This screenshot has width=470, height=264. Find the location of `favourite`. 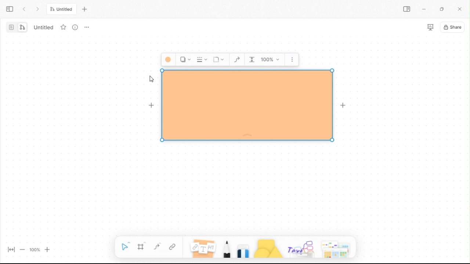

favourite is located at coordinates (63, 27).